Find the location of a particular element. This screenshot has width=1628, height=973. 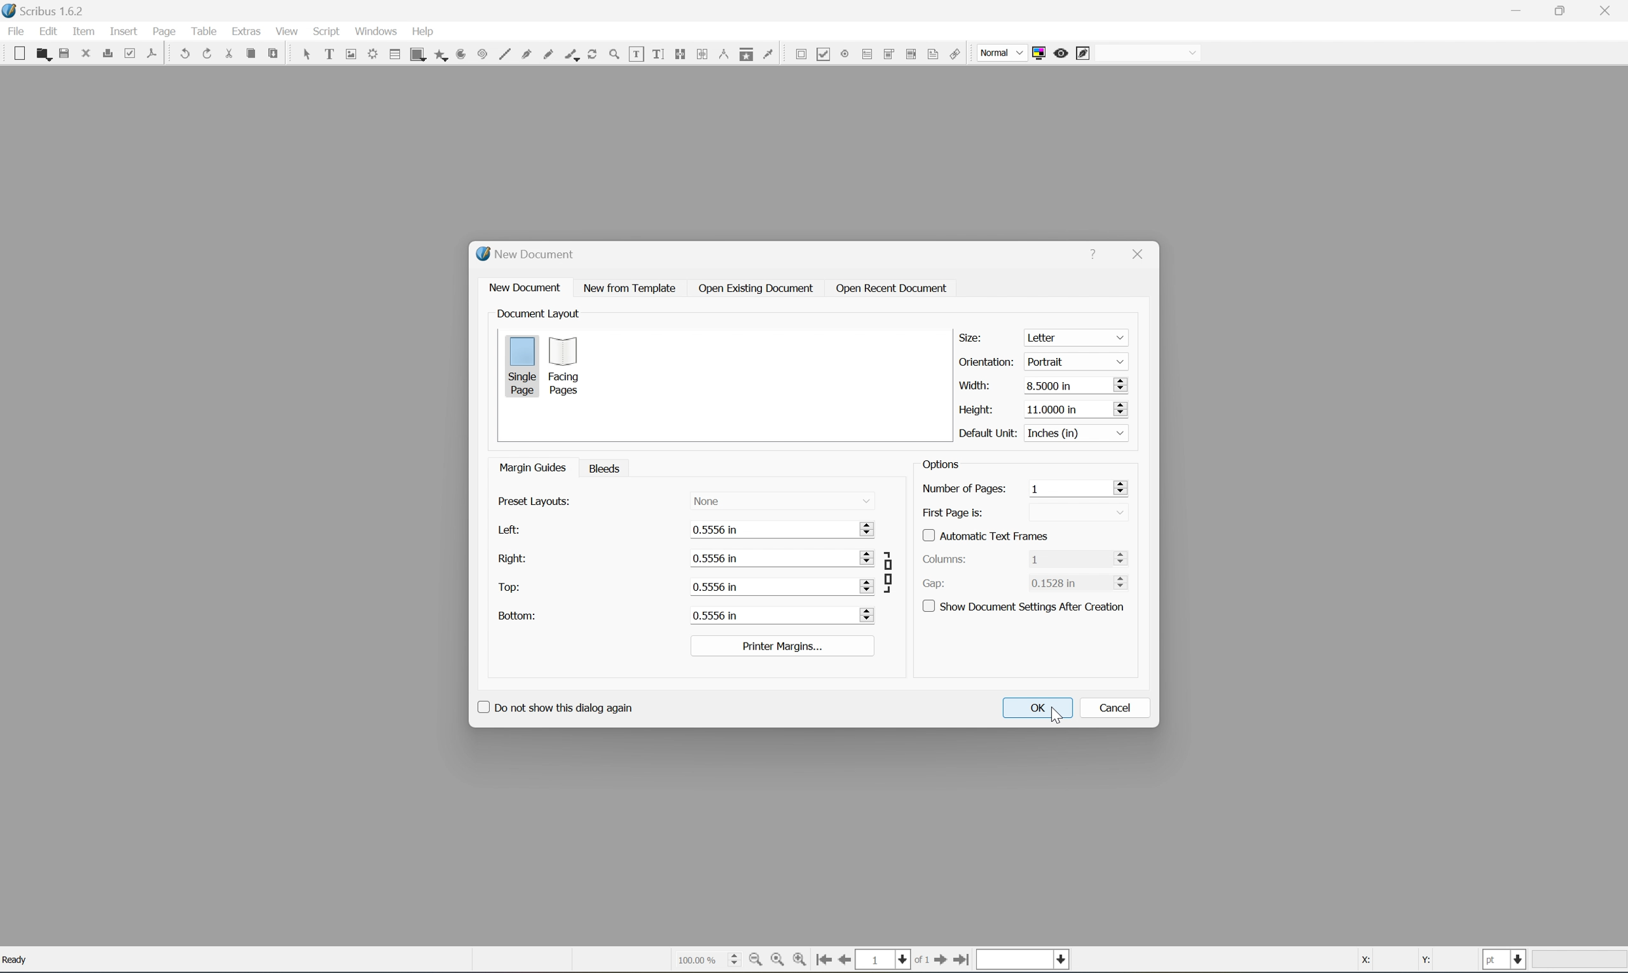

close is located at coordinates (1140, 254).